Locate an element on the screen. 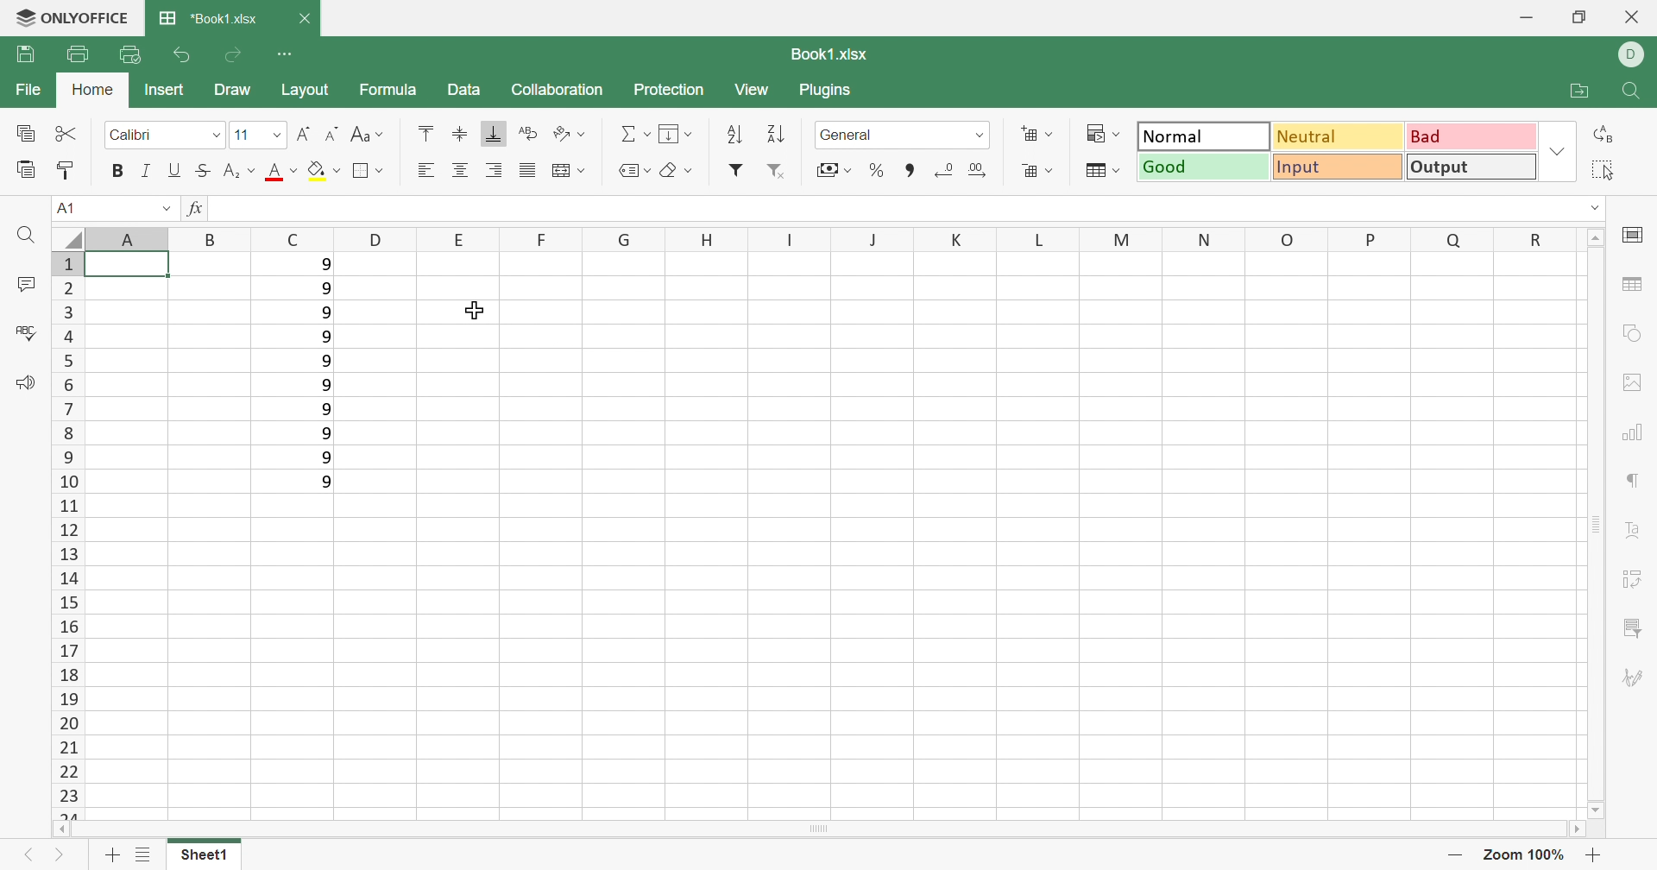 The height and width of the screenshot is (870, 1657). Home is located at coordinates (91, 90).